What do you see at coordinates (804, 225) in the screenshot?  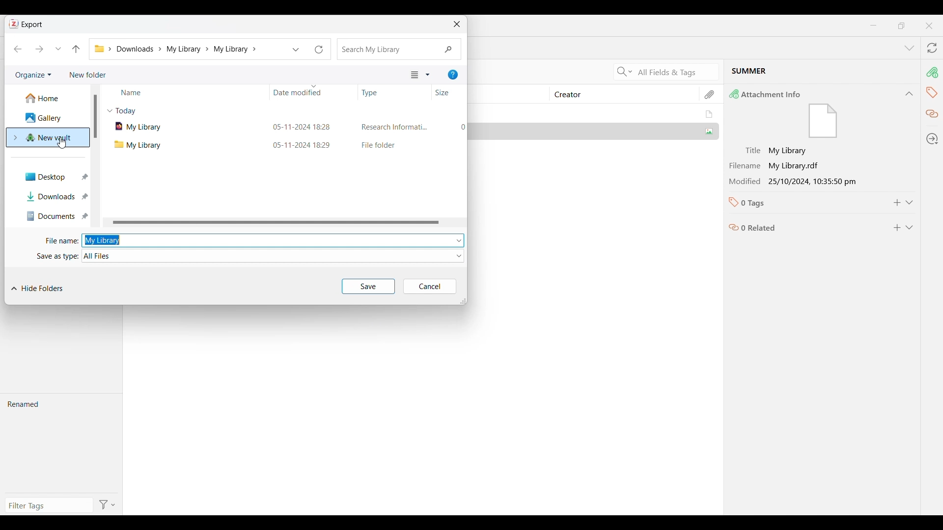 I see `0 related` at bounding box center [804, 225].